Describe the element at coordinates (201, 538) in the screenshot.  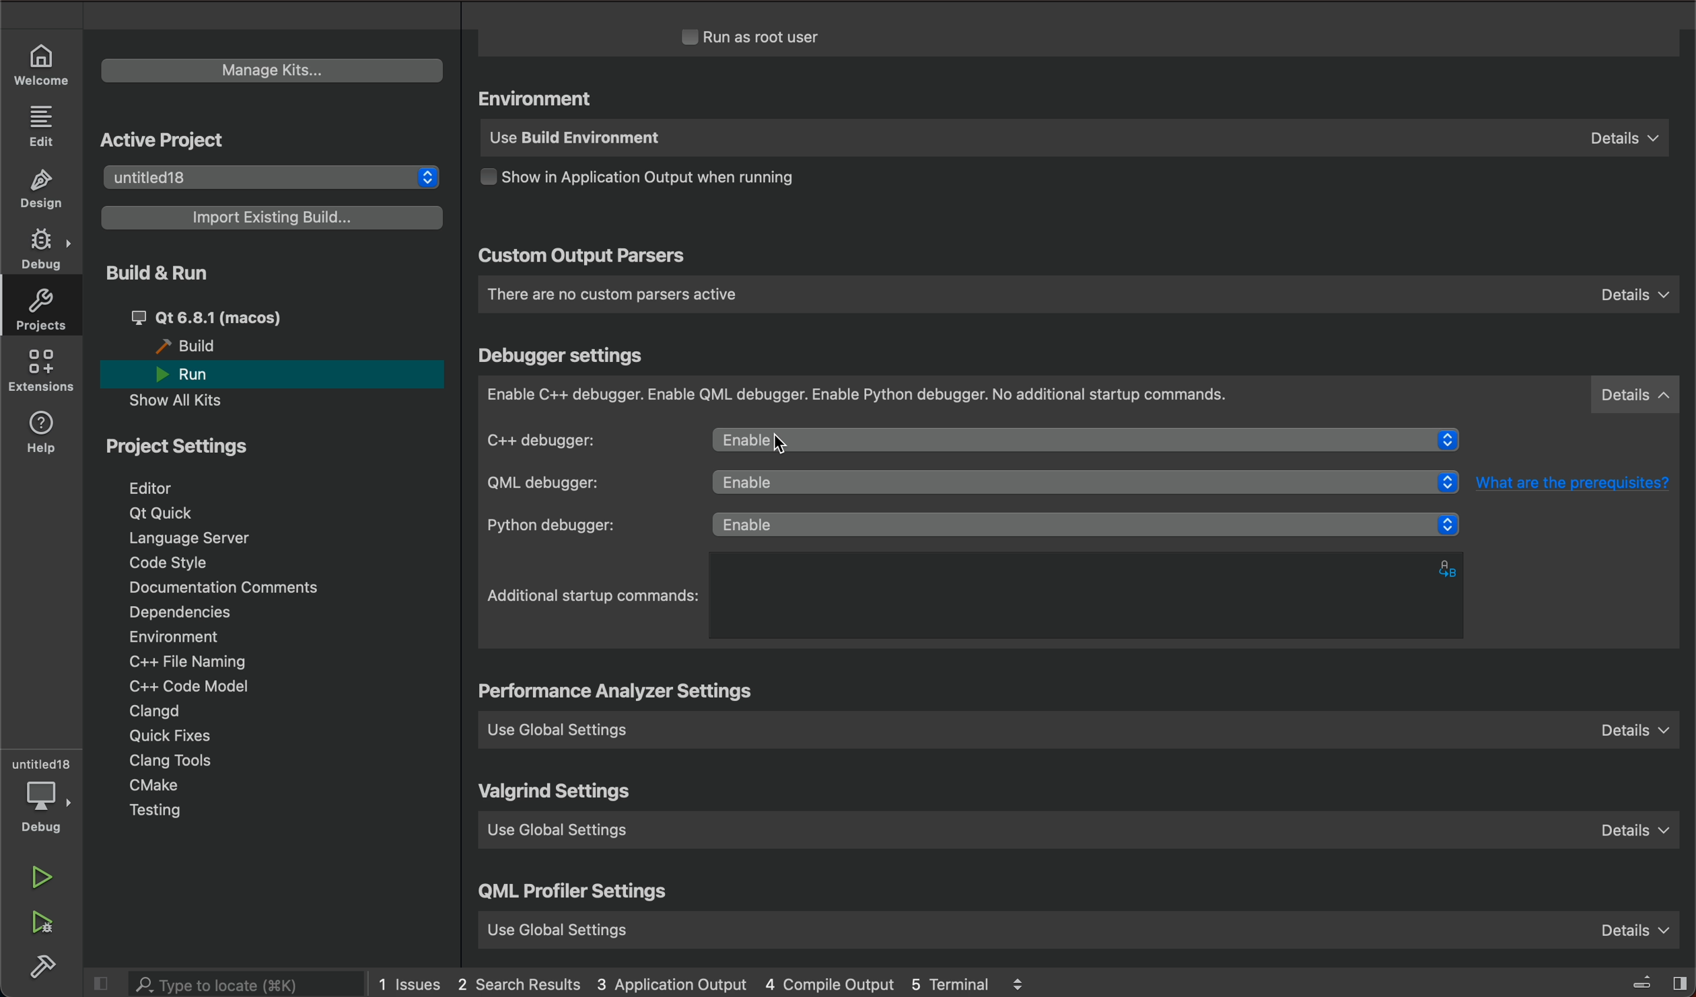
I see `language` at that location.